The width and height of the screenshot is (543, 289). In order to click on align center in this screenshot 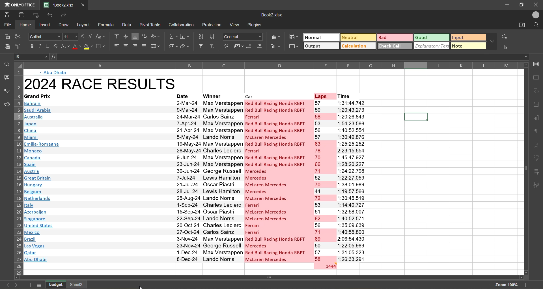, I will do `click(126, 46)`.